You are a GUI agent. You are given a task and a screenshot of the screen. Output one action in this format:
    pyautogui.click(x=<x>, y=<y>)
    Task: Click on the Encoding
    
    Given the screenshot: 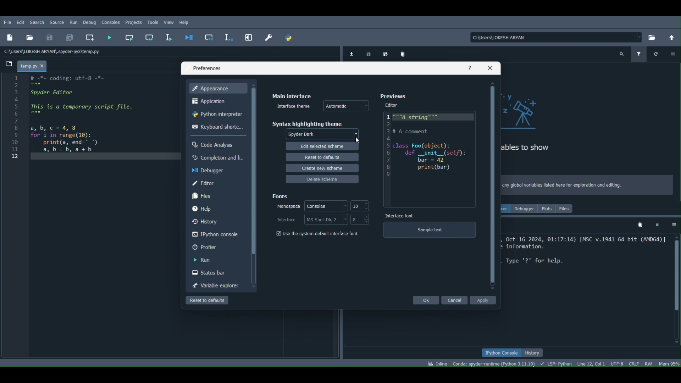 What is the action you would take?
    pyautogui.click(x=619, y=363)
    